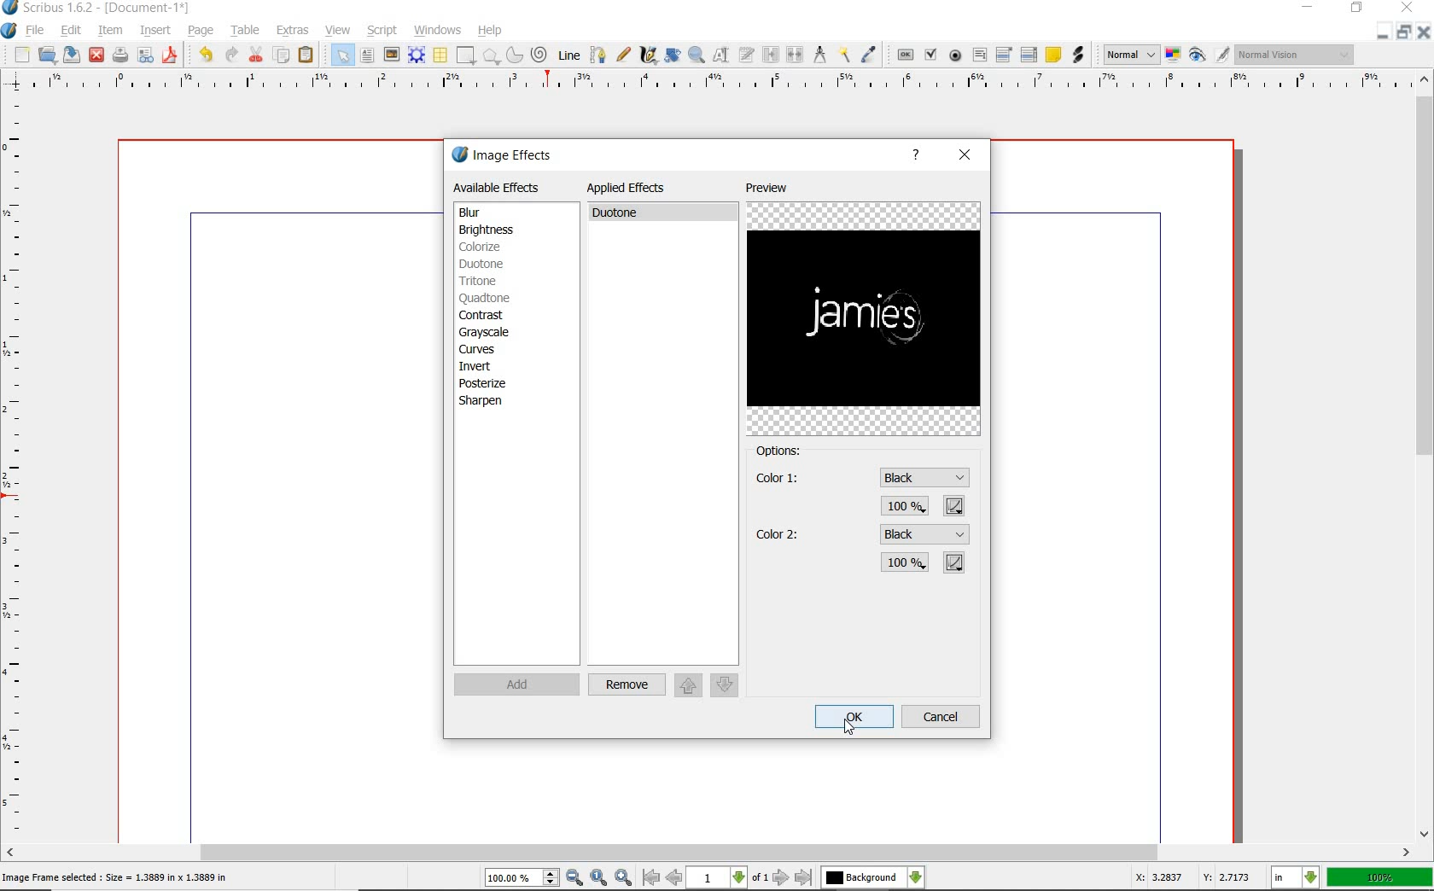 The width and height of the screenshot is (1434, 891). What do you see at coordinates (1297, 879) in the screenshot?
I see `select the current unit` at bounding box center [1297, 879].